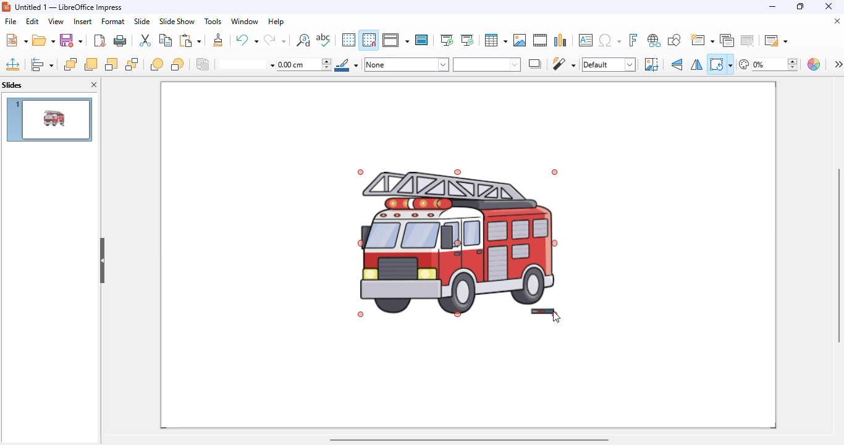  What do you see at coordinates (69, 7) in the screenshot?
I see `title` at bounding box center [69, 7].